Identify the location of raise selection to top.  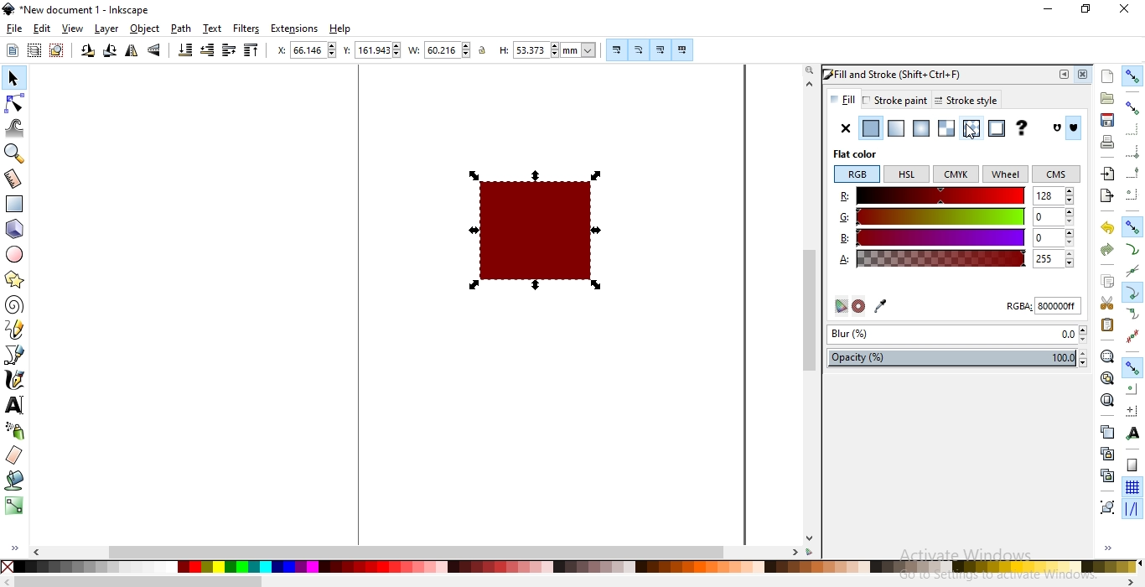
(249, 51).